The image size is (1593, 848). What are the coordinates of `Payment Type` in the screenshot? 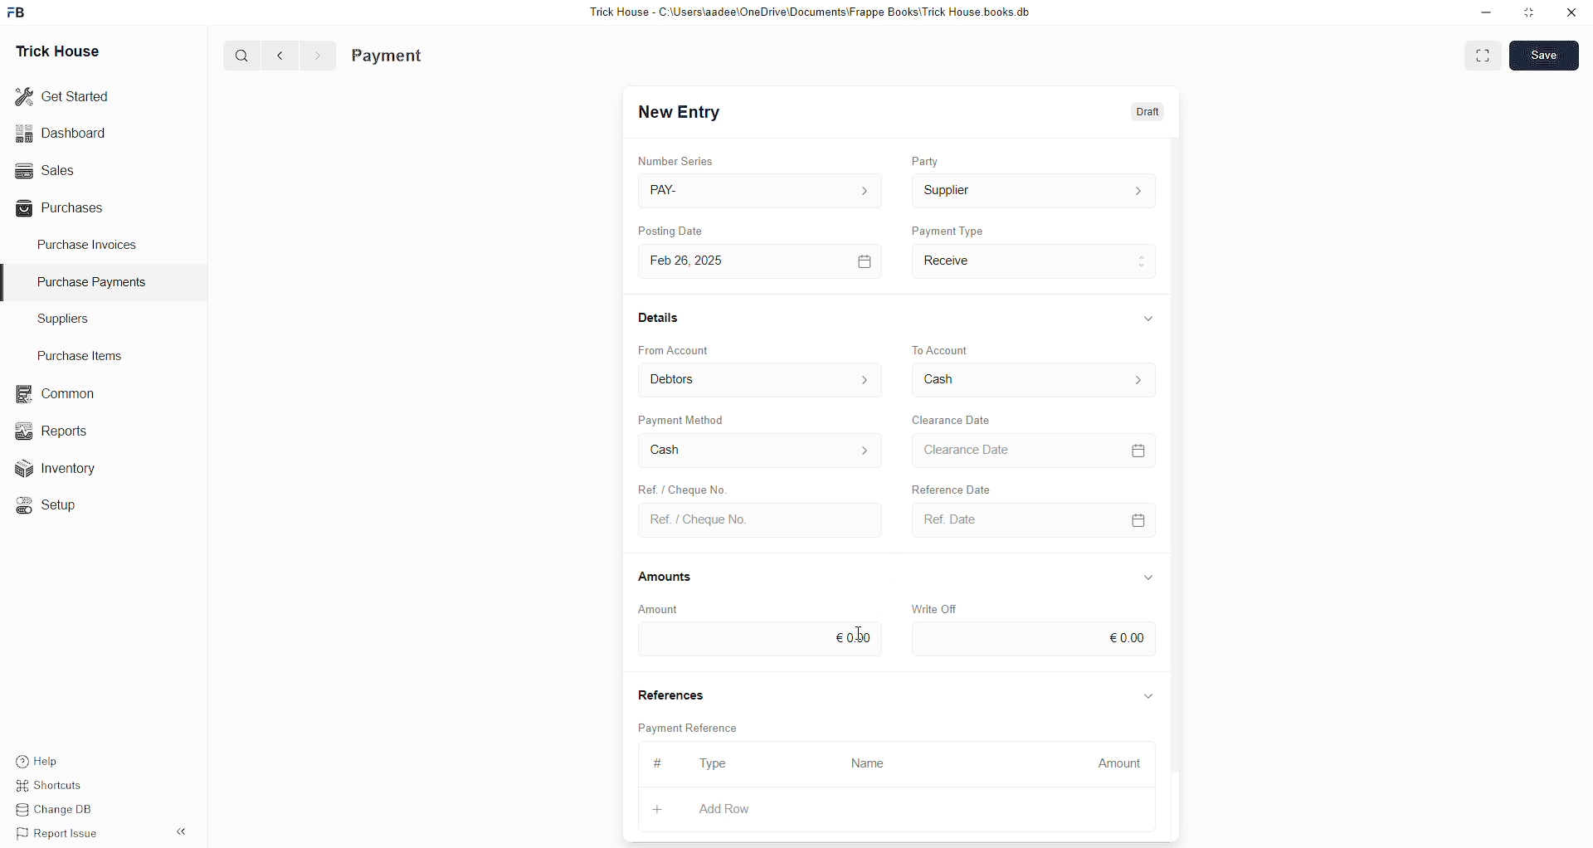 It's located at (948, 229).